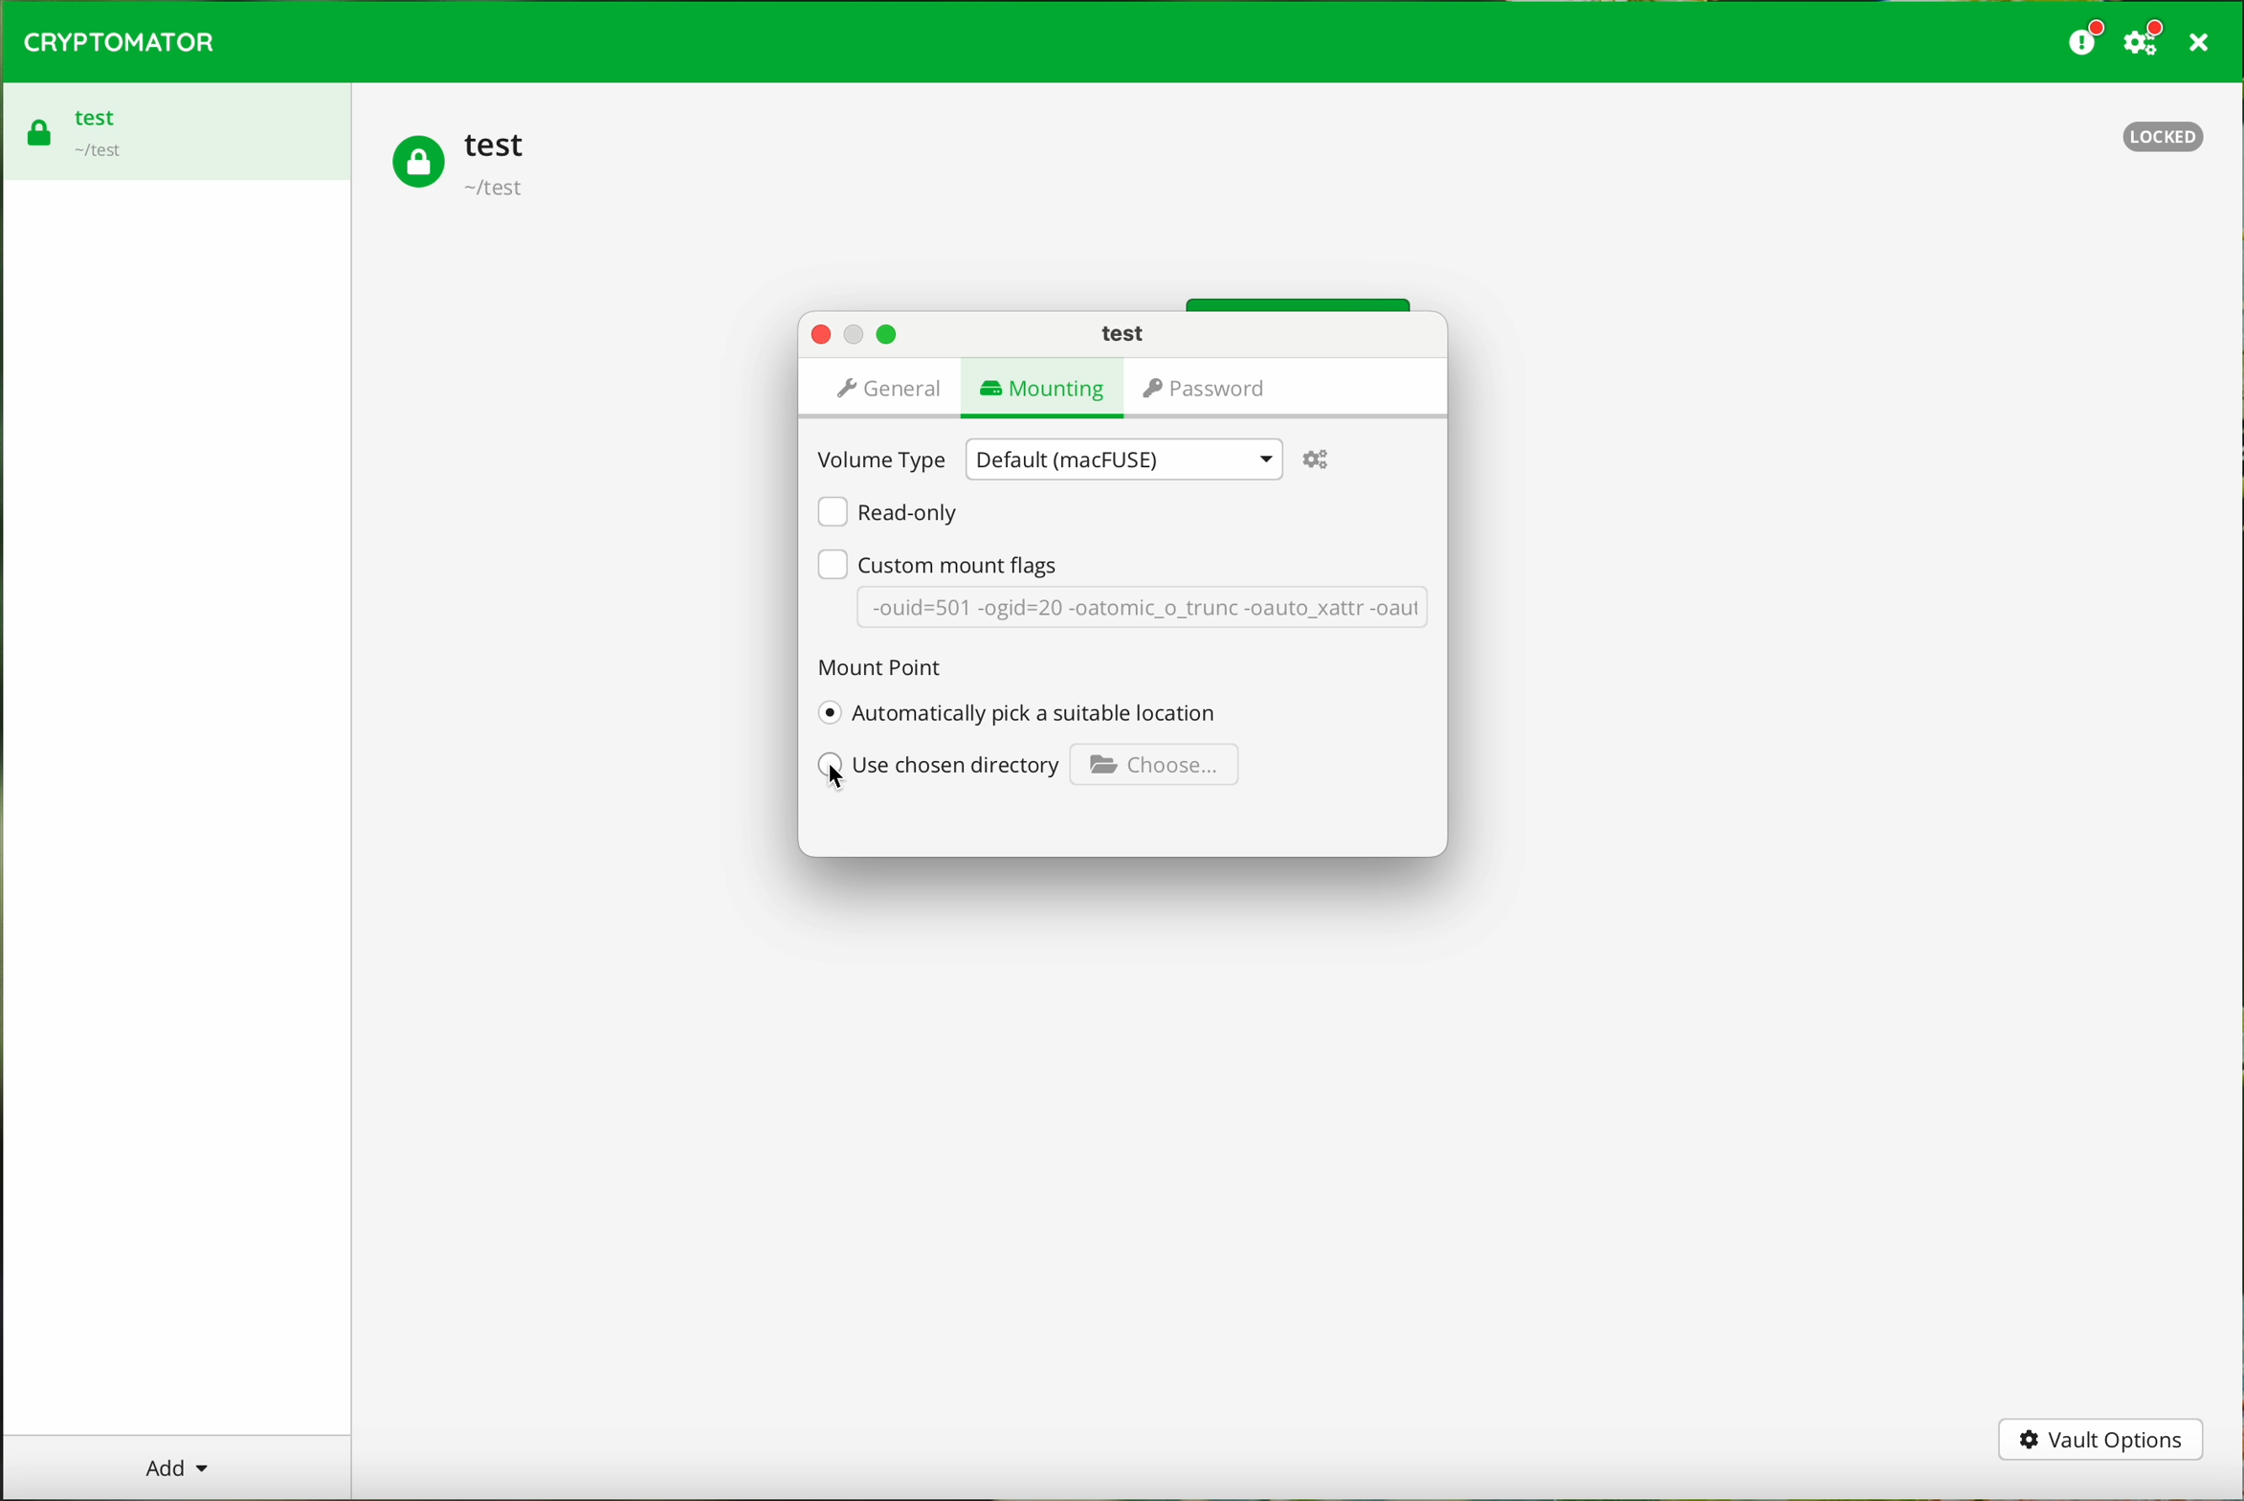  What do you see at coordinates (2100, 1441) in the screenshot?
I see `vault options` at bounding box center [2100, 1441].